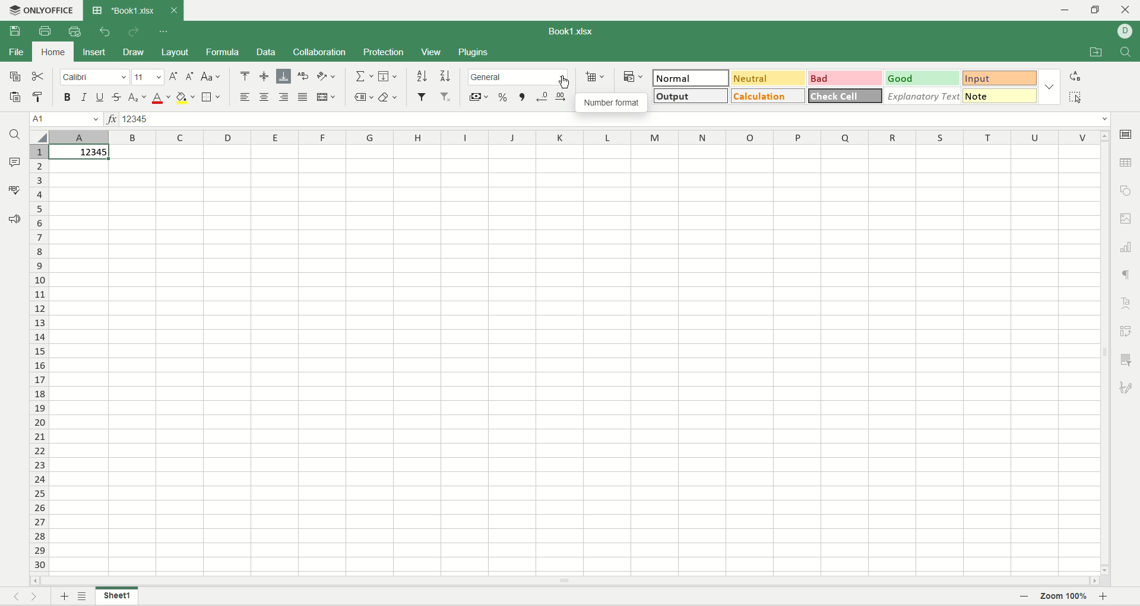 The image size is (1140, 606). I want to click on print, so click(45, 31).